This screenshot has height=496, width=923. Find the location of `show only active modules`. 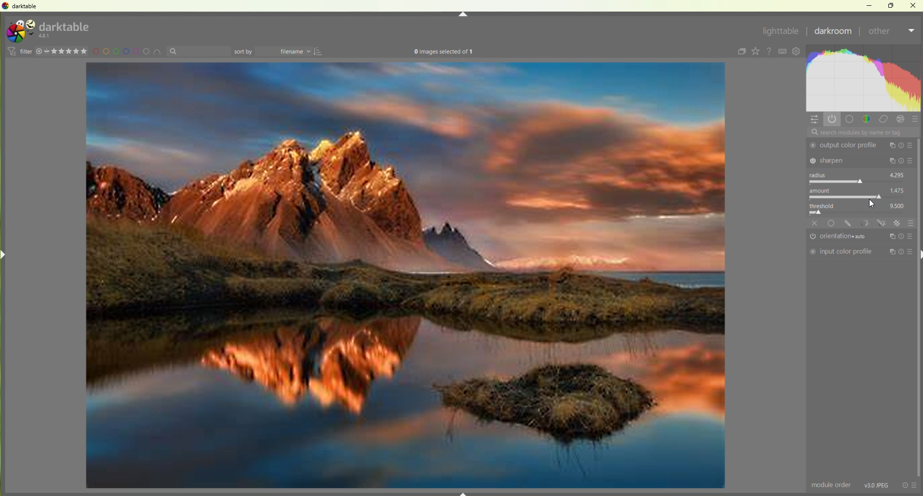

show only active modules is located at coordinates (833, 119).